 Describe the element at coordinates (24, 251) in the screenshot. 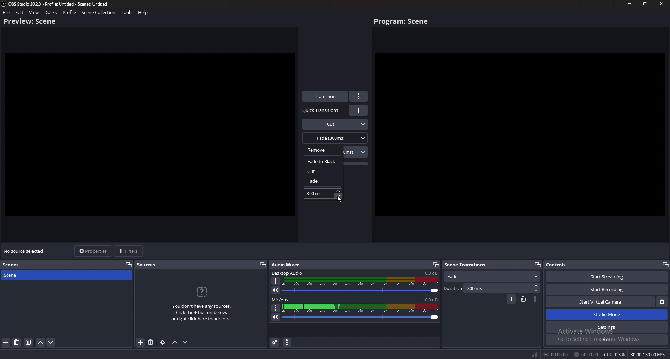

I see `no source selected` at that location.